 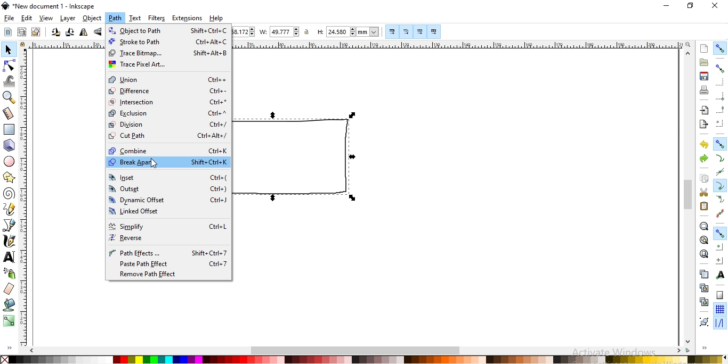 I want to click on paste path effect, so click(x=166, y=264).